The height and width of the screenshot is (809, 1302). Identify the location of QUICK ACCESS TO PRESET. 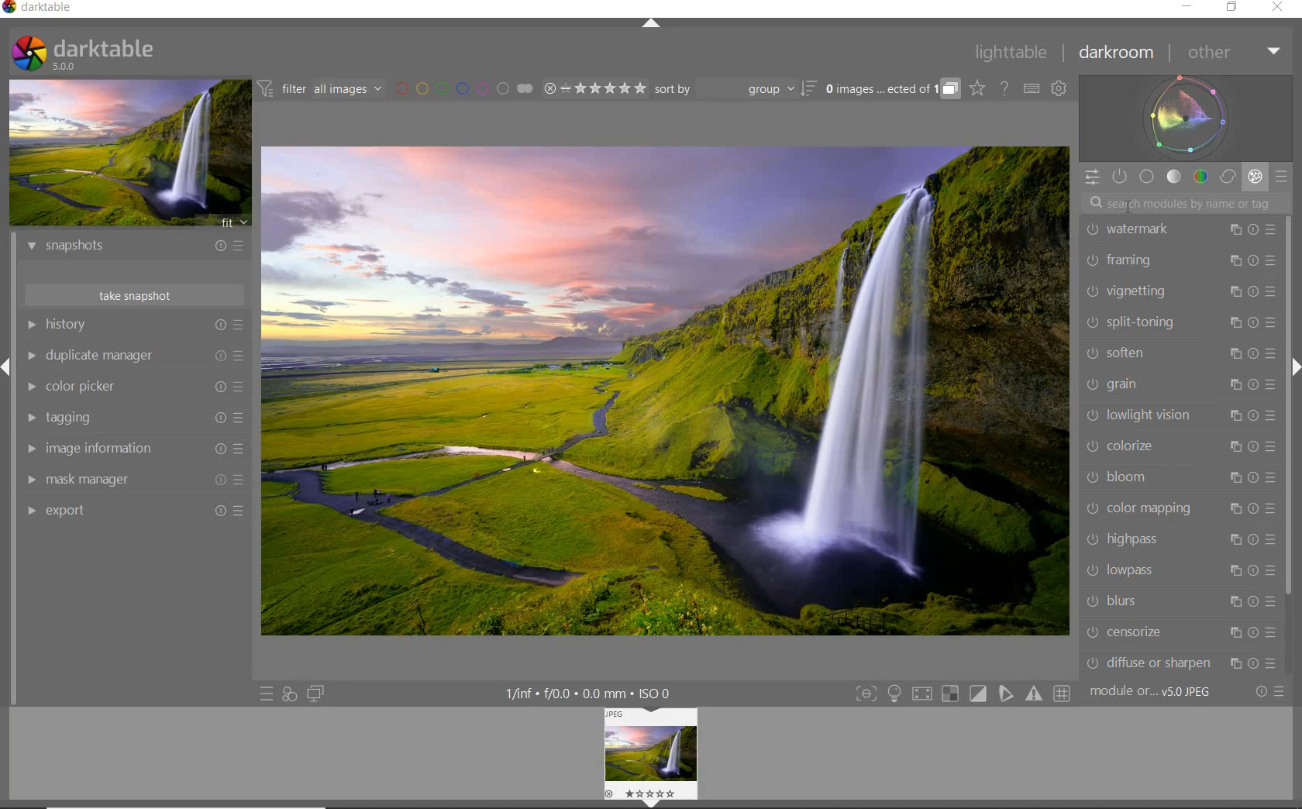
(266, 693).